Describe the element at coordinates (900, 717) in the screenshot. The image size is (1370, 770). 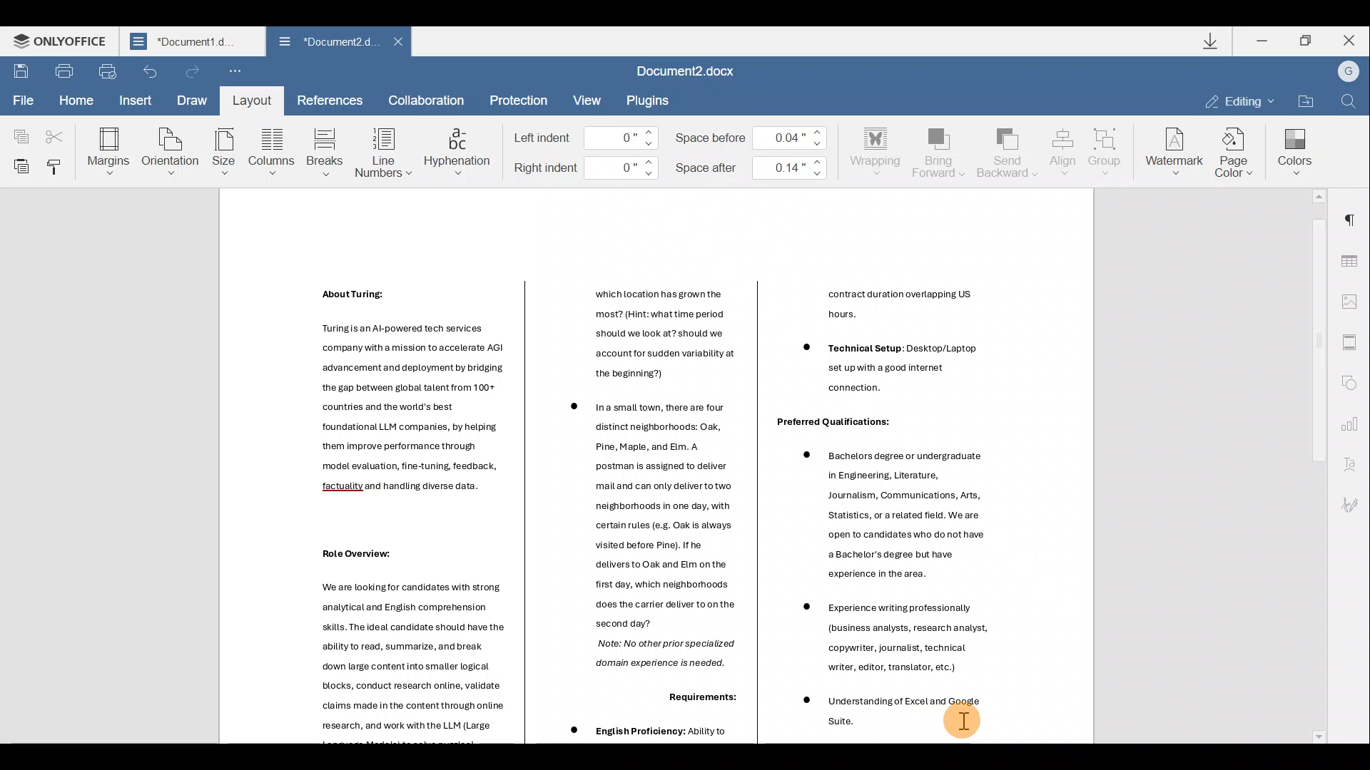
I see `` at that location.